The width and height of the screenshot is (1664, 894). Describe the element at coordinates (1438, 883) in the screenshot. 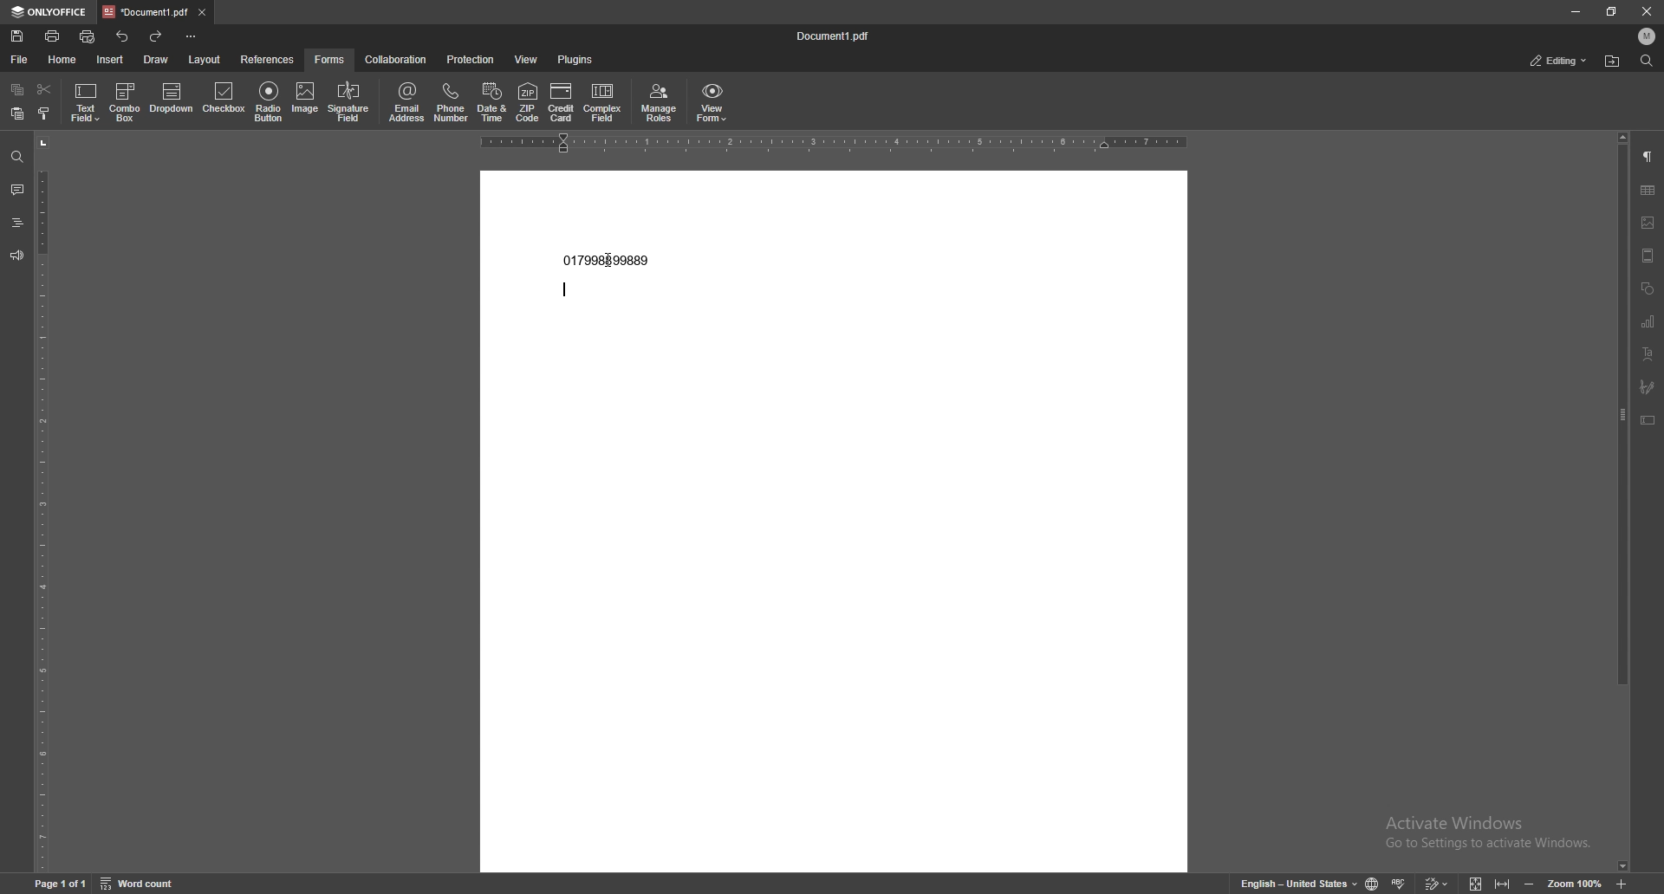

I see `track changes` at that location.